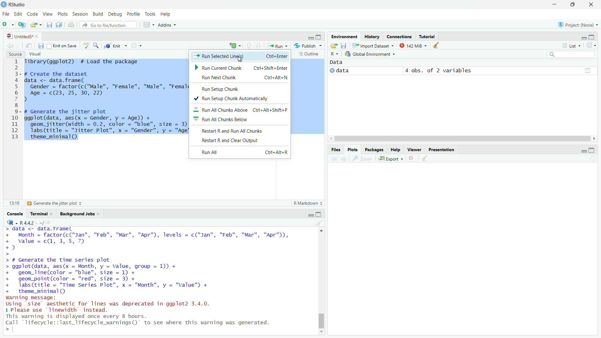 This screenshot has height=338, width=601. What do you see at coordinates (236, 89) in the screenshot?
I see `Run Setup Chunk` at bounding box center [236, 89].